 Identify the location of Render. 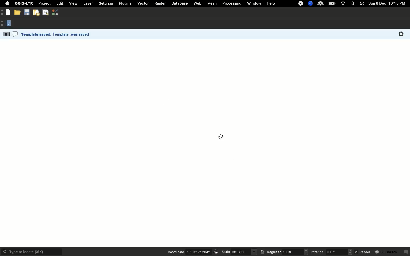
(362, 252).